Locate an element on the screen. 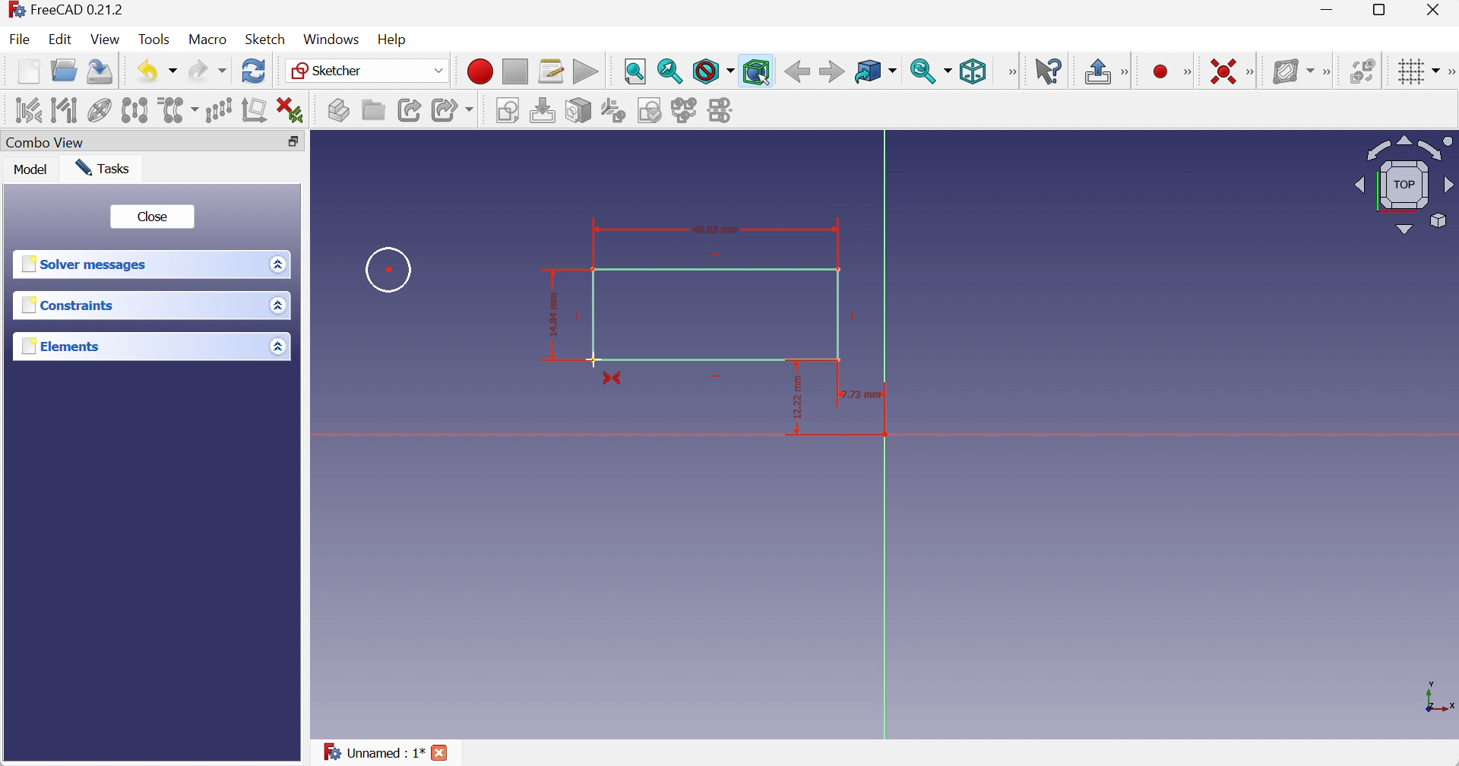 The height and width of the screenshot is (766, 1459). Viewing angle is located at coordinates (1404, 187).